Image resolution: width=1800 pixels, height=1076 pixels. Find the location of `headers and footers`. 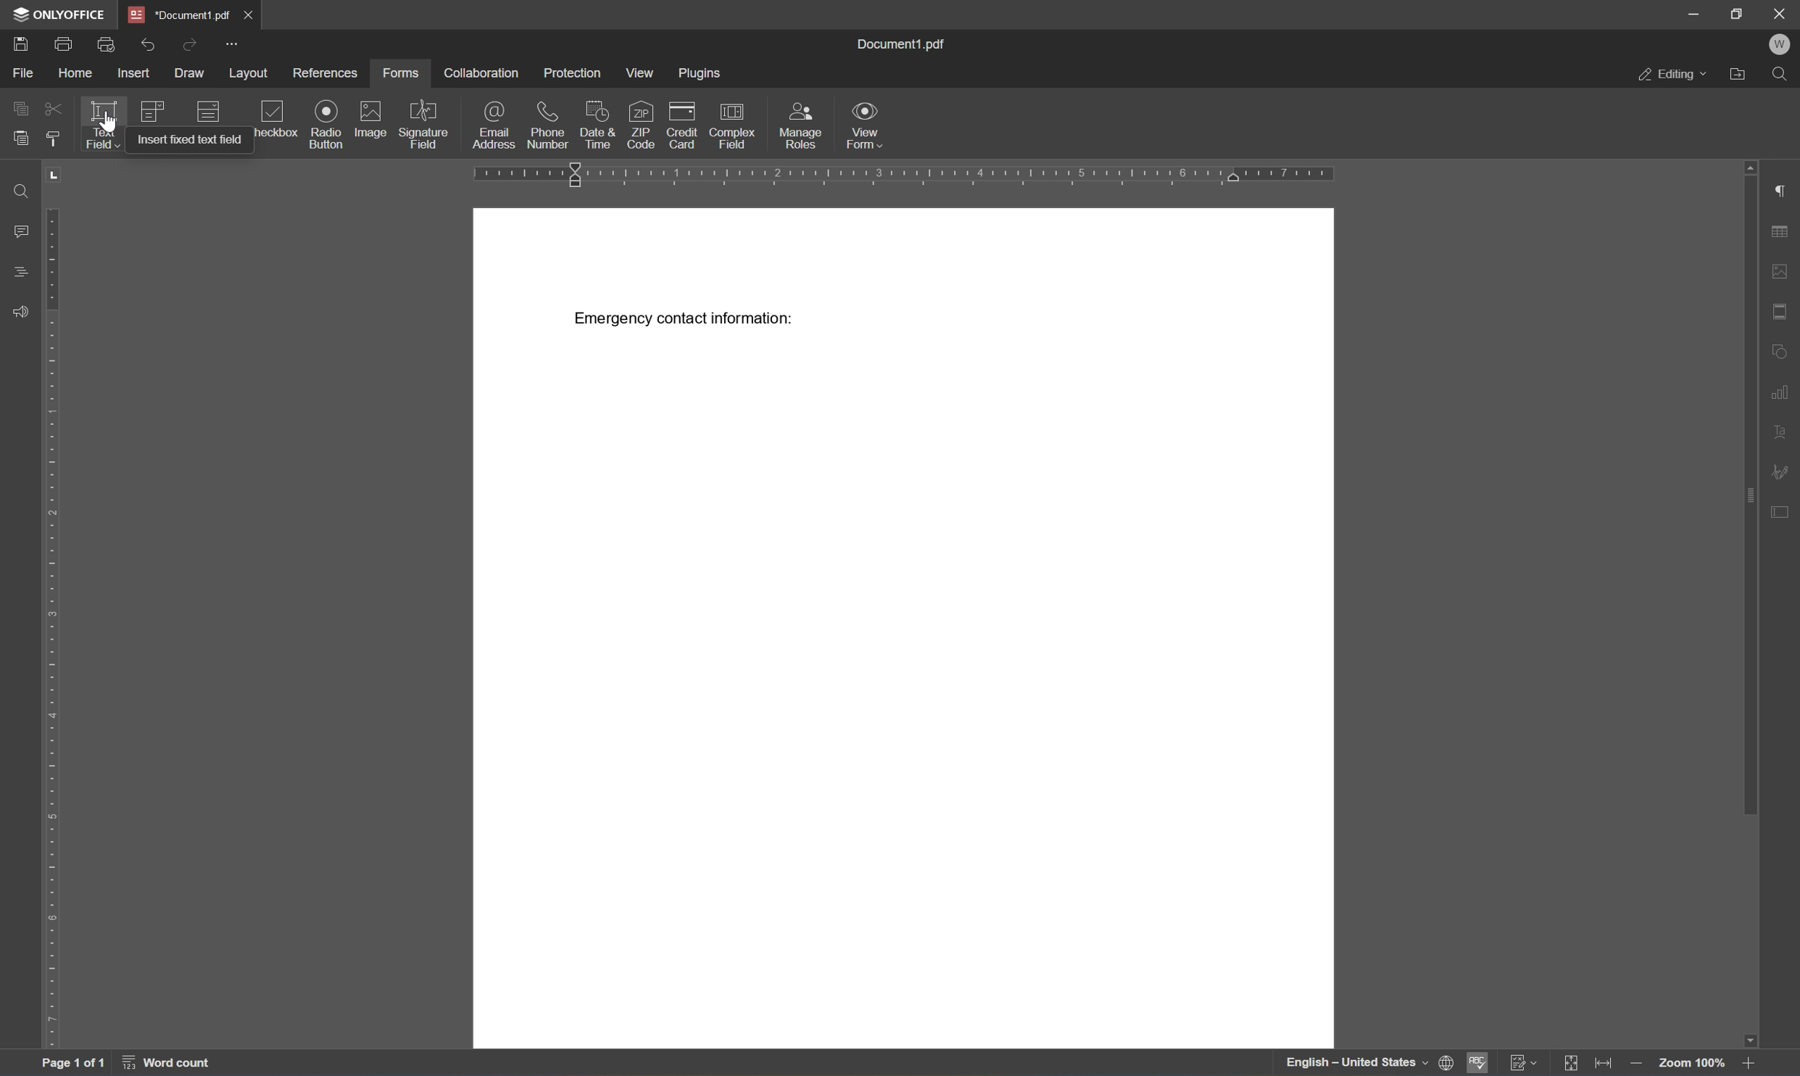

headers and footers is located at coordinates (1783, 307).